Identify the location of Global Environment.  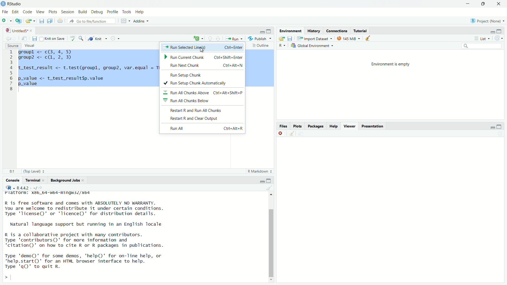
(313, 46).